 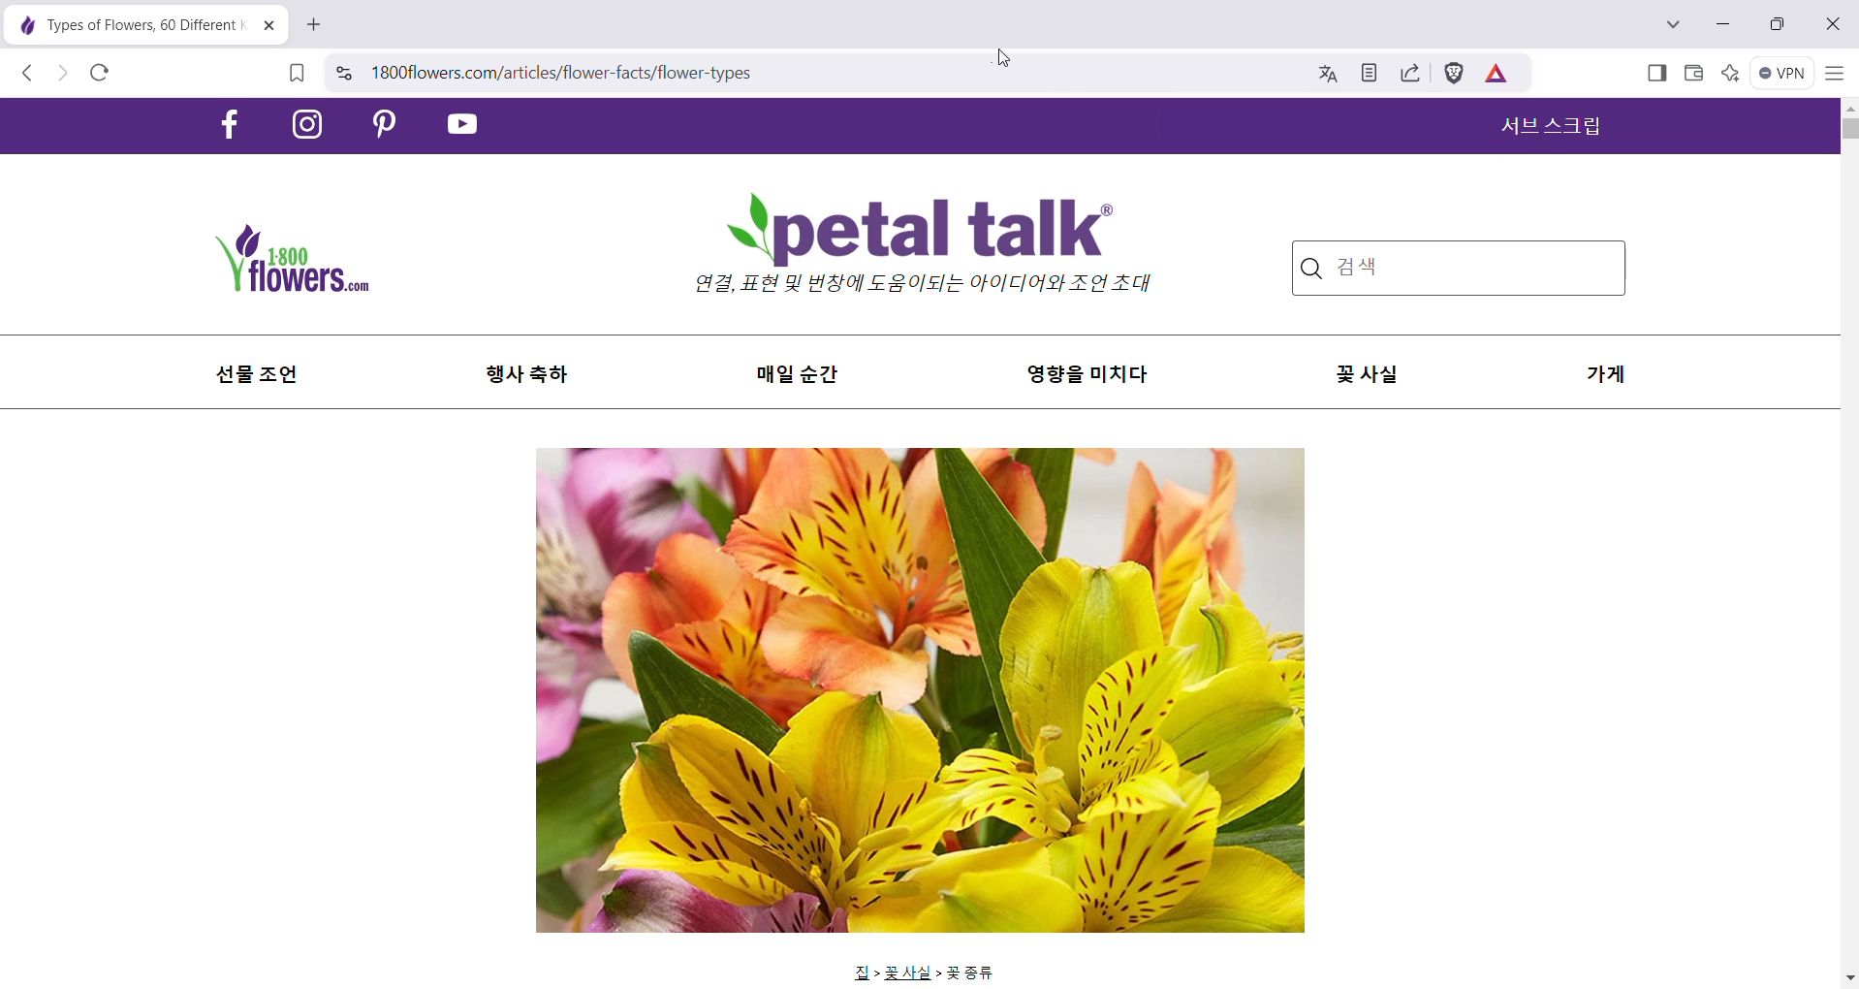 I want to click on Search tabs, so click(x=1672, y=26).